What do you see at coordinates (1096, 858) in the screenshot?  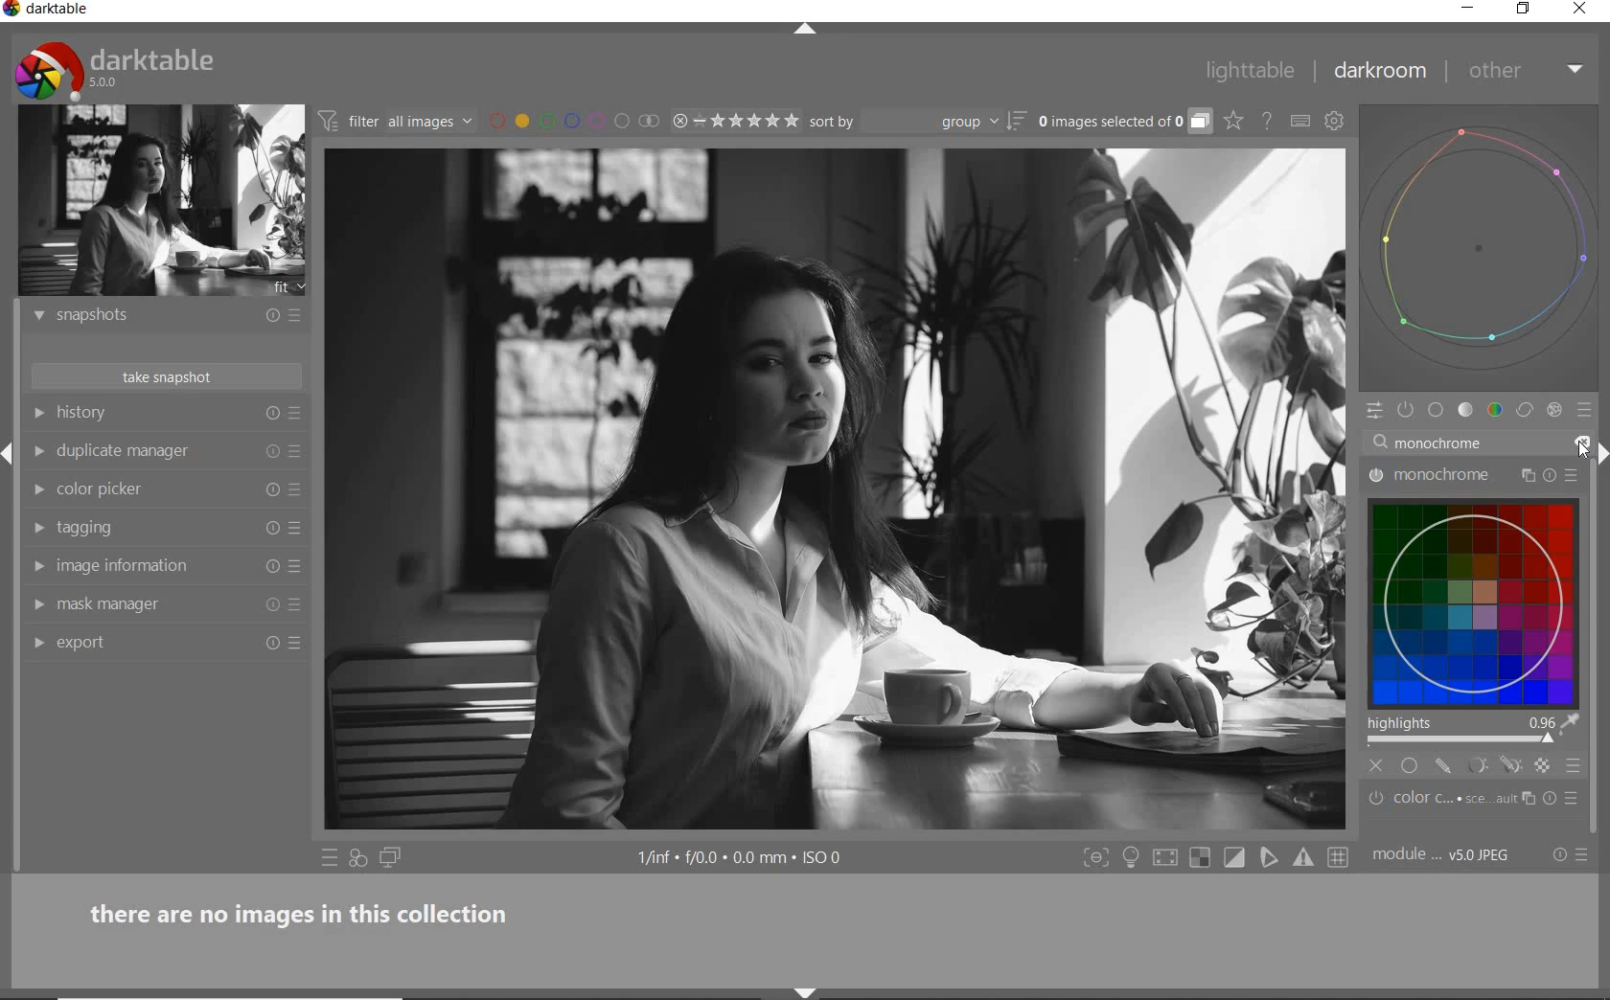 I see `shift+ctrl+f` at bounding box center [1096, 858].